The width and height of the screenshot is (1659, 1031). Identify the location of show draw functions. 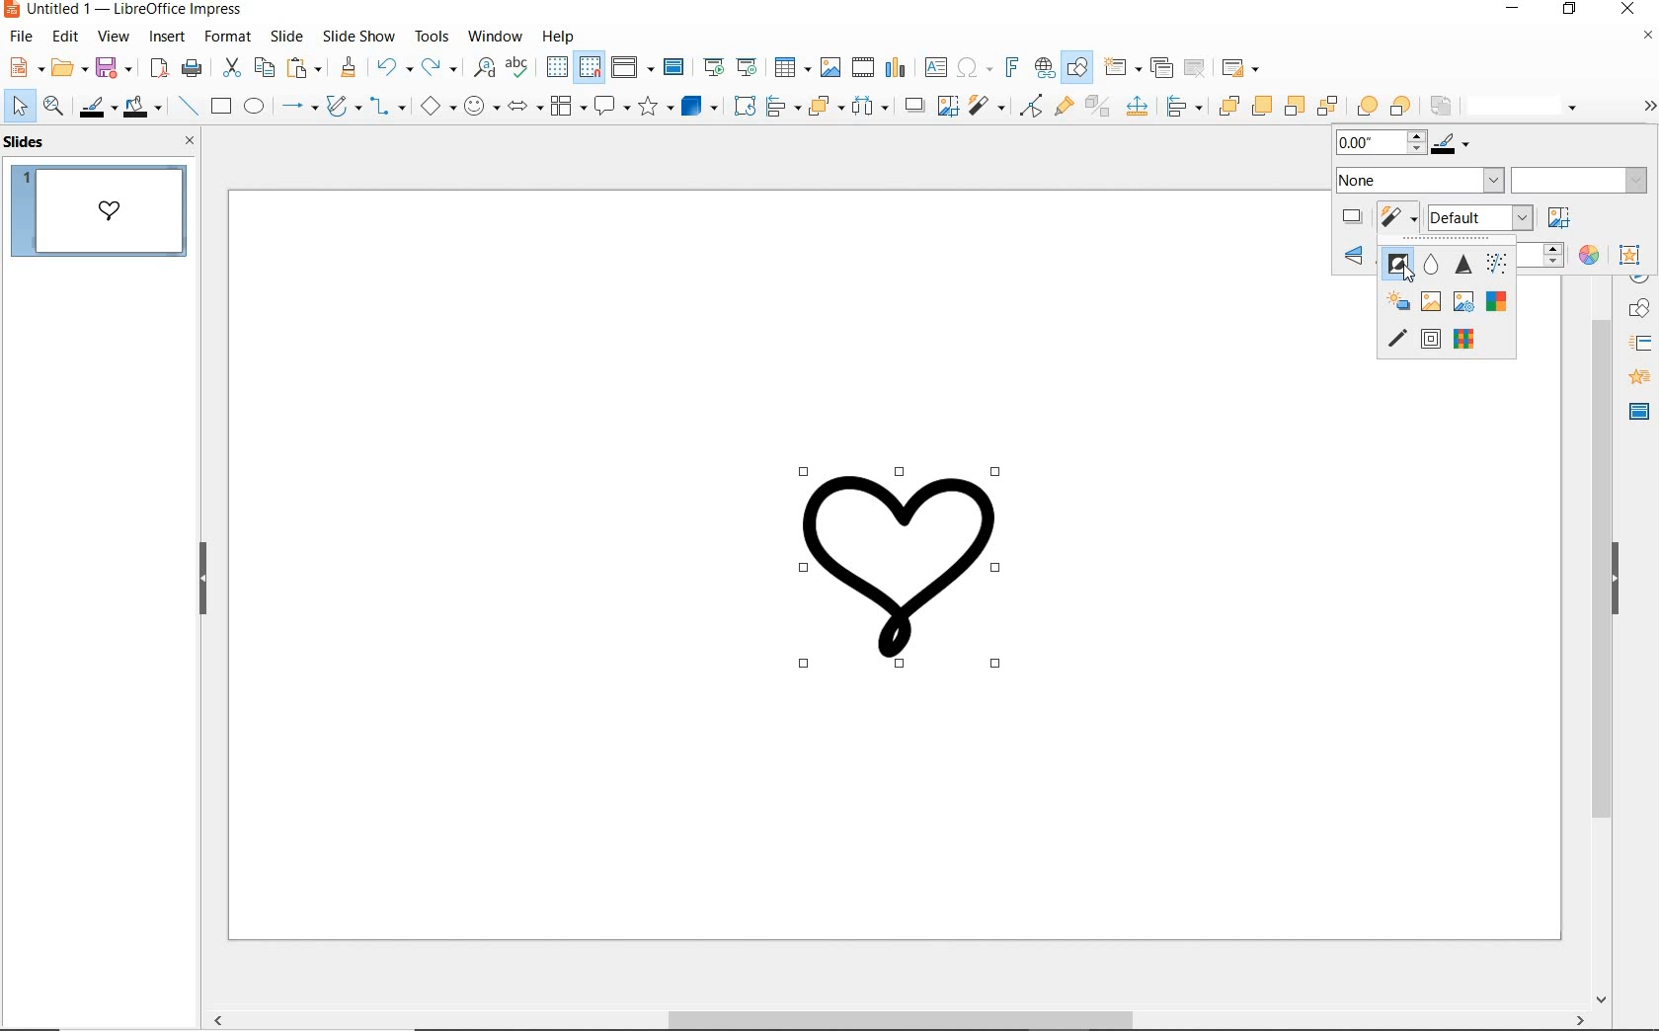
(1076, 69).